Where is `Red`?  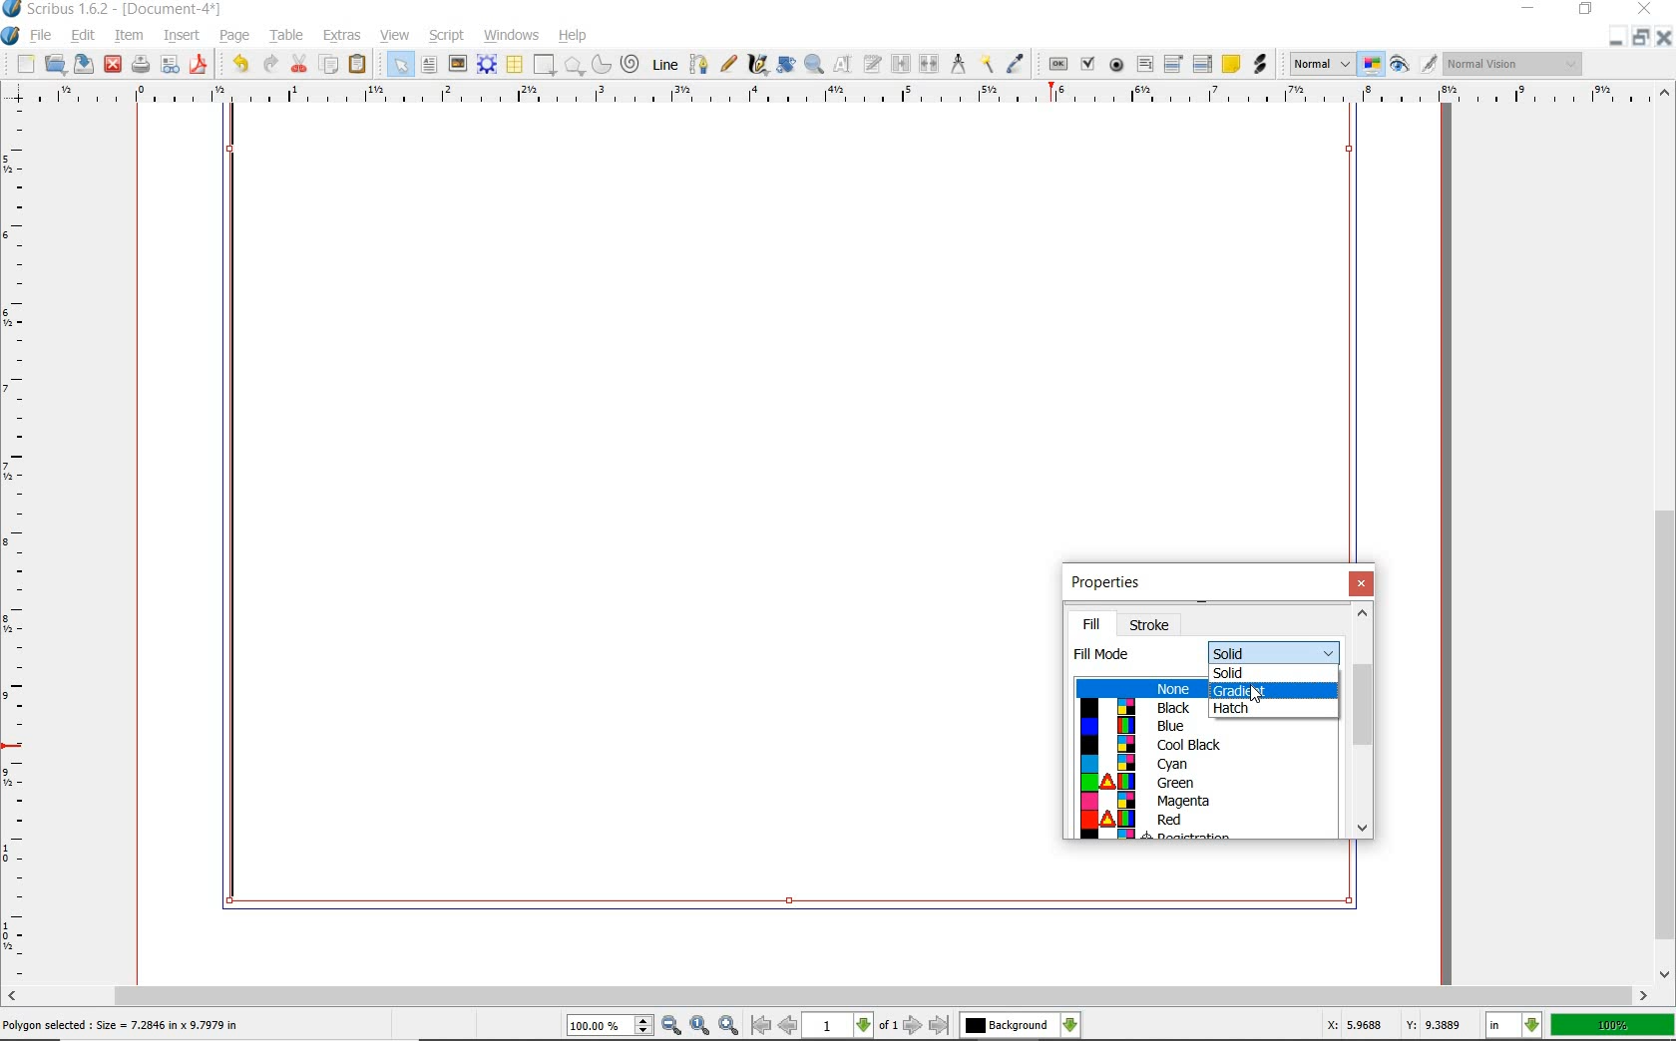
Red is located at coordinates (1208, 821).